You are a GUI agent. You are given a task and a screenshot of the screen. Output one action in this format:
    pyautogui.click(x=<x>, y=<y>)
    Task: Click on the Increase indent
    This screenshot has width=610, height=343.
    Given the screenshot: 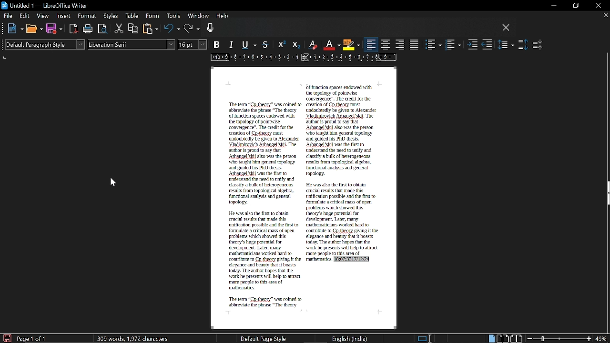 What is the action you would take?
    pyautogui.click(x=473, y=45)
    